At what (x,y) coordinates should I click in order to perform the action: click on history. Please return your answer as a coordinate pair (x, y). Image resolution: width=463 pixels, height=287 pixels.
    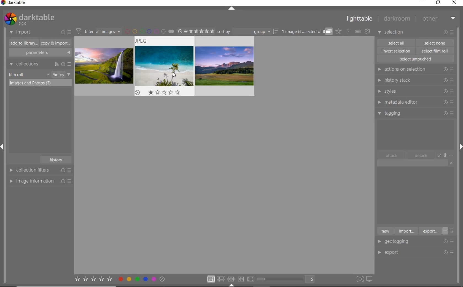
    Looking at the image, I should click on (57, 159).